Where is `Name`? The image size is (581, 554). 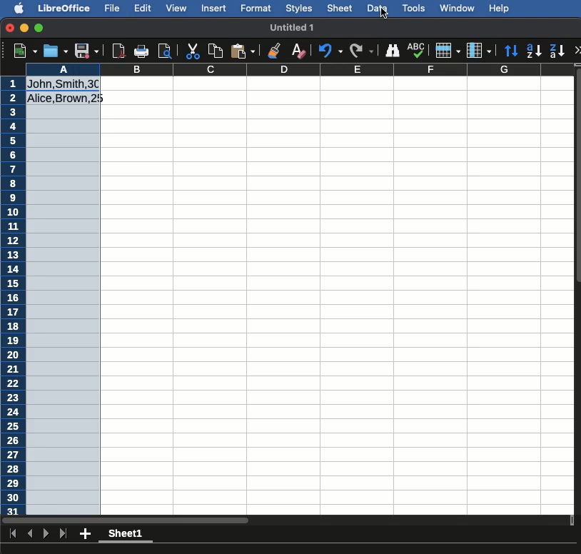
Name is located at coordinates (295, 29).